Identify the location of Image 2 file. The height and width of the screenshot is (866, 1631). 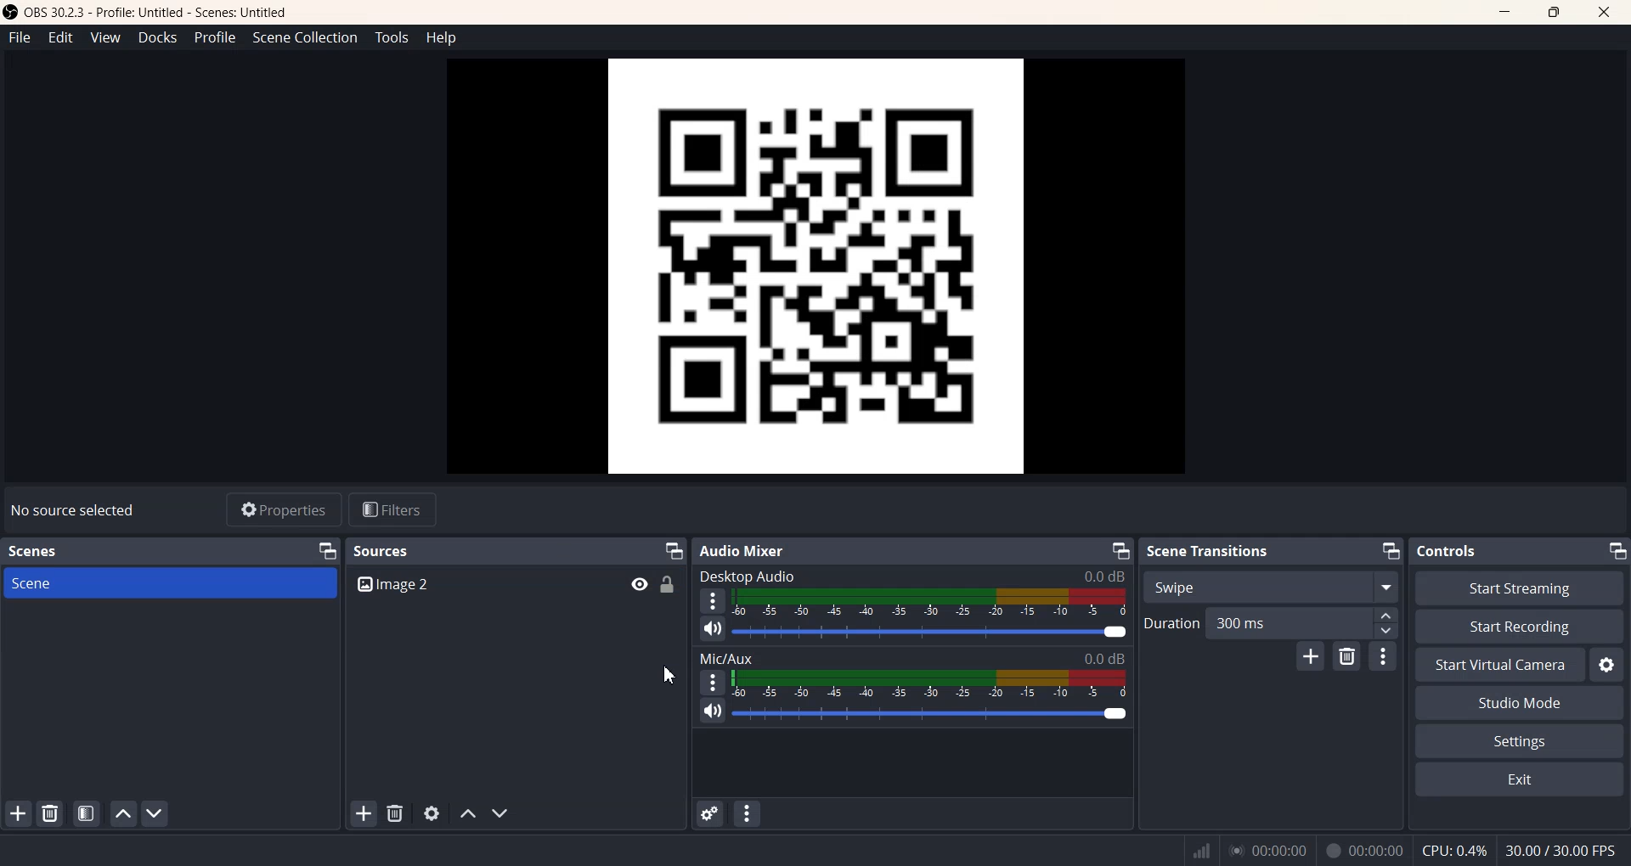
(476, 586).